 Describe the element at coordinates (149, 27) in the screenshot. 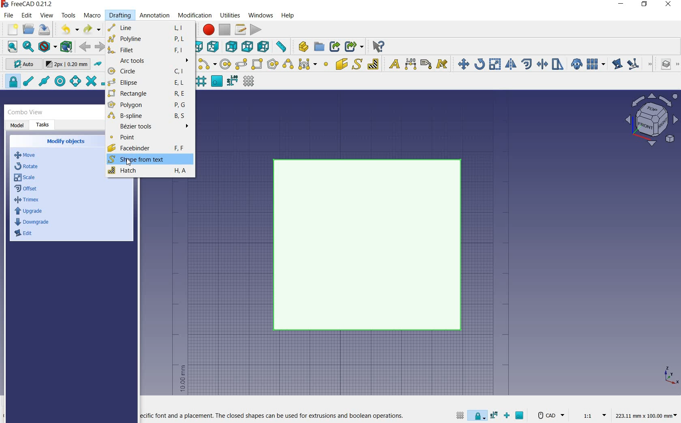

I see `line` at that location.